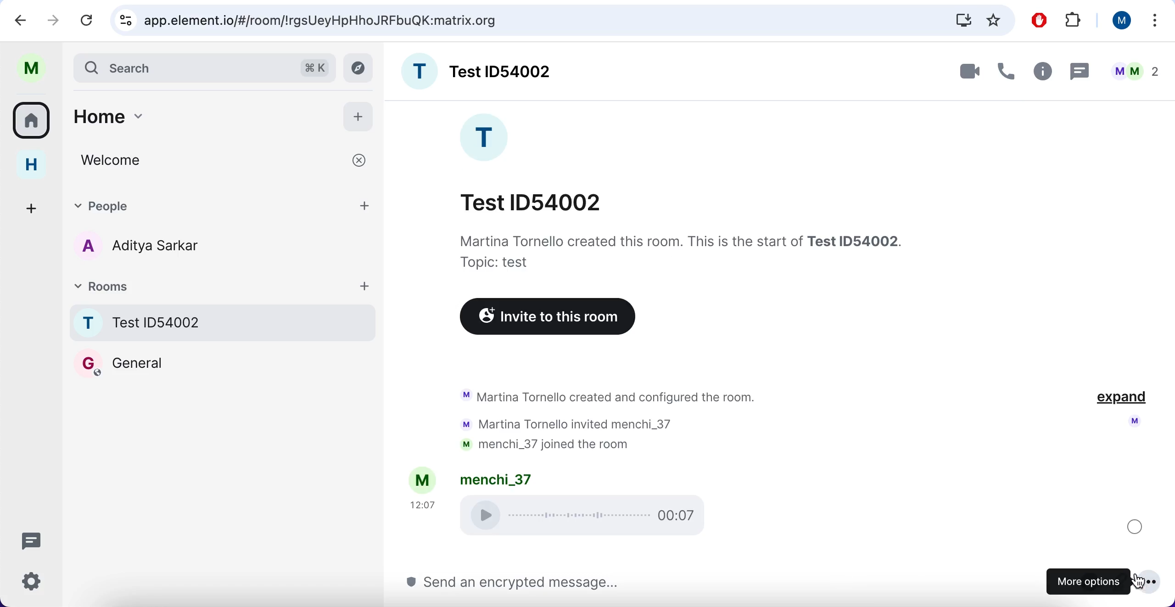  Describe the element at coordinates (31, 166) in the screenshot. I see `home` at that location.